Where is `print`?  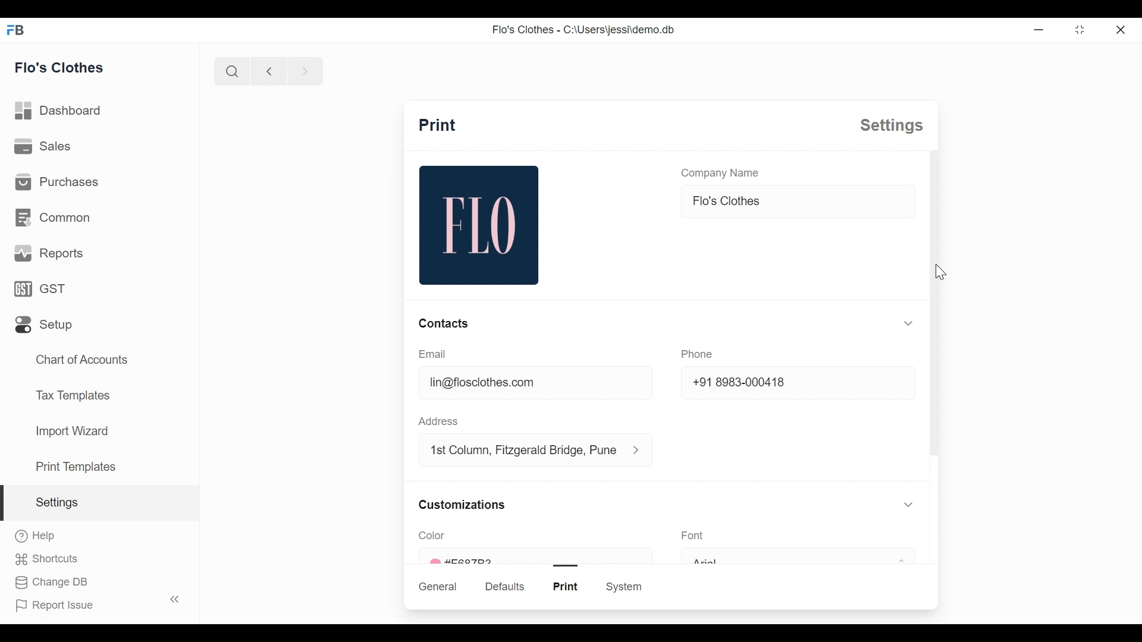
print is located at coordinates (566, 586).